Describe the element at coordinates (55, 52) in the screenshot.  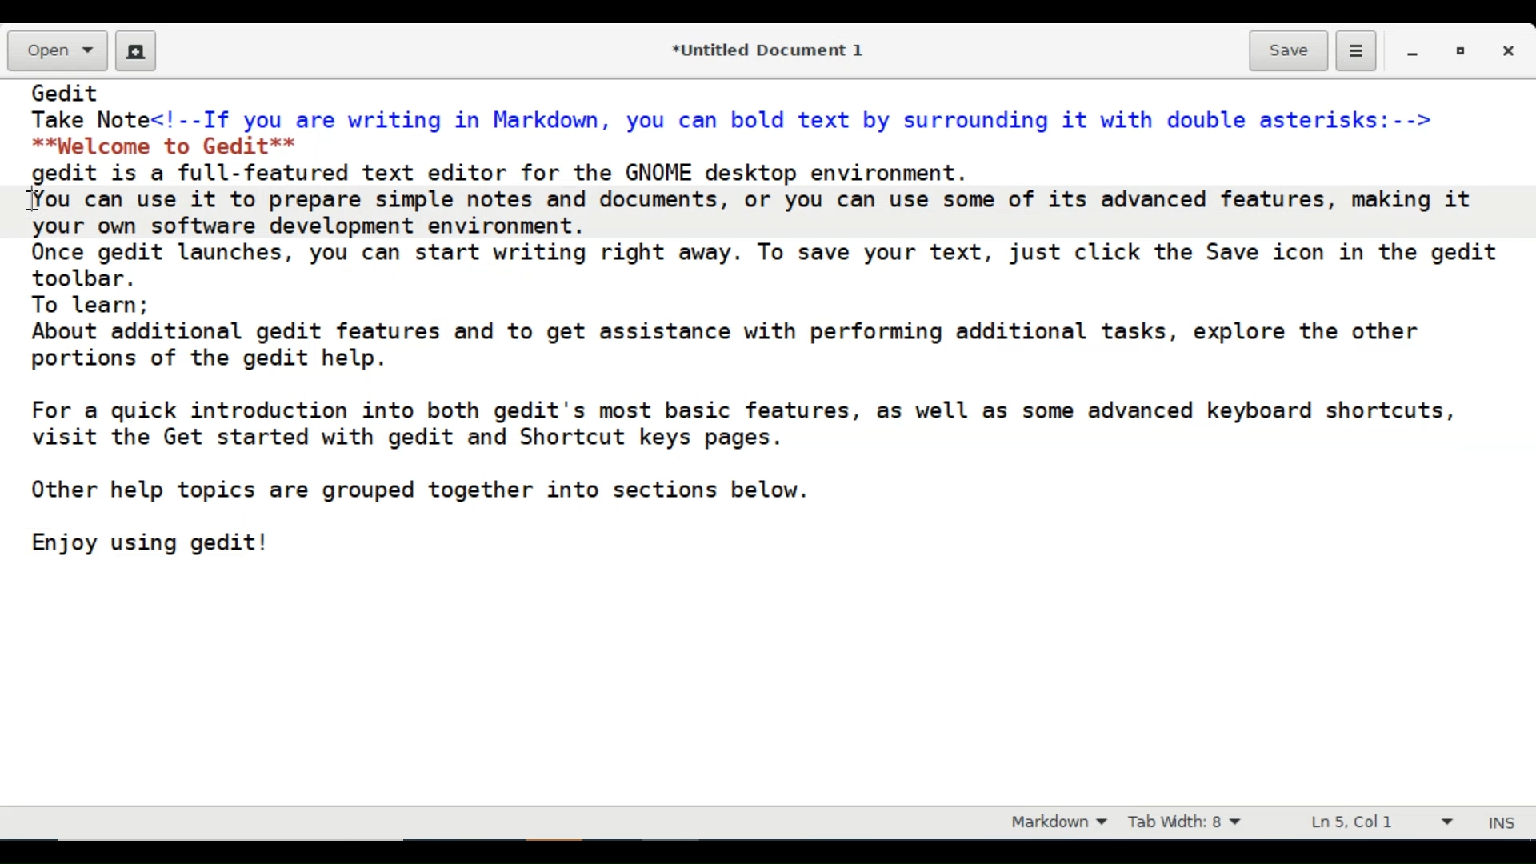
I see `Open` at that location.